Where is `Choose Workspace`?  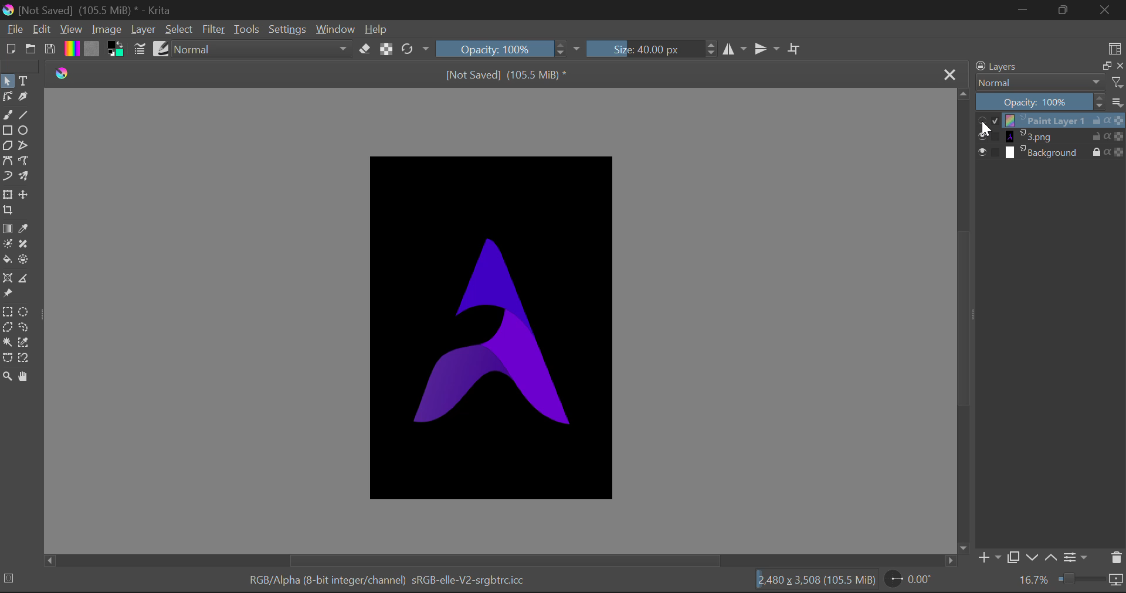 Choose Workspace is located at coordinates (1115, 49).